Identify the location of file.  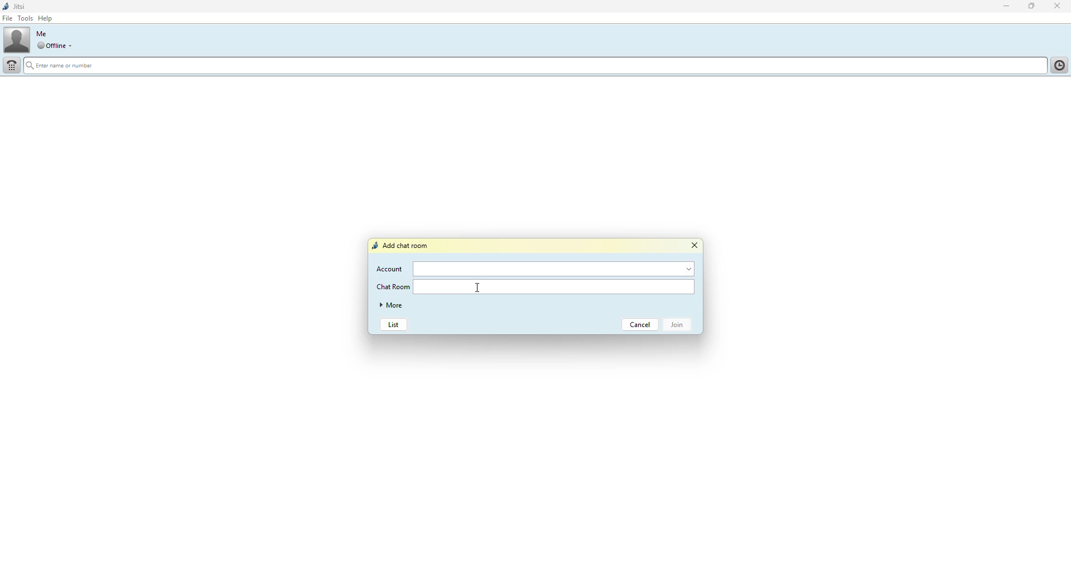
(8, 19).